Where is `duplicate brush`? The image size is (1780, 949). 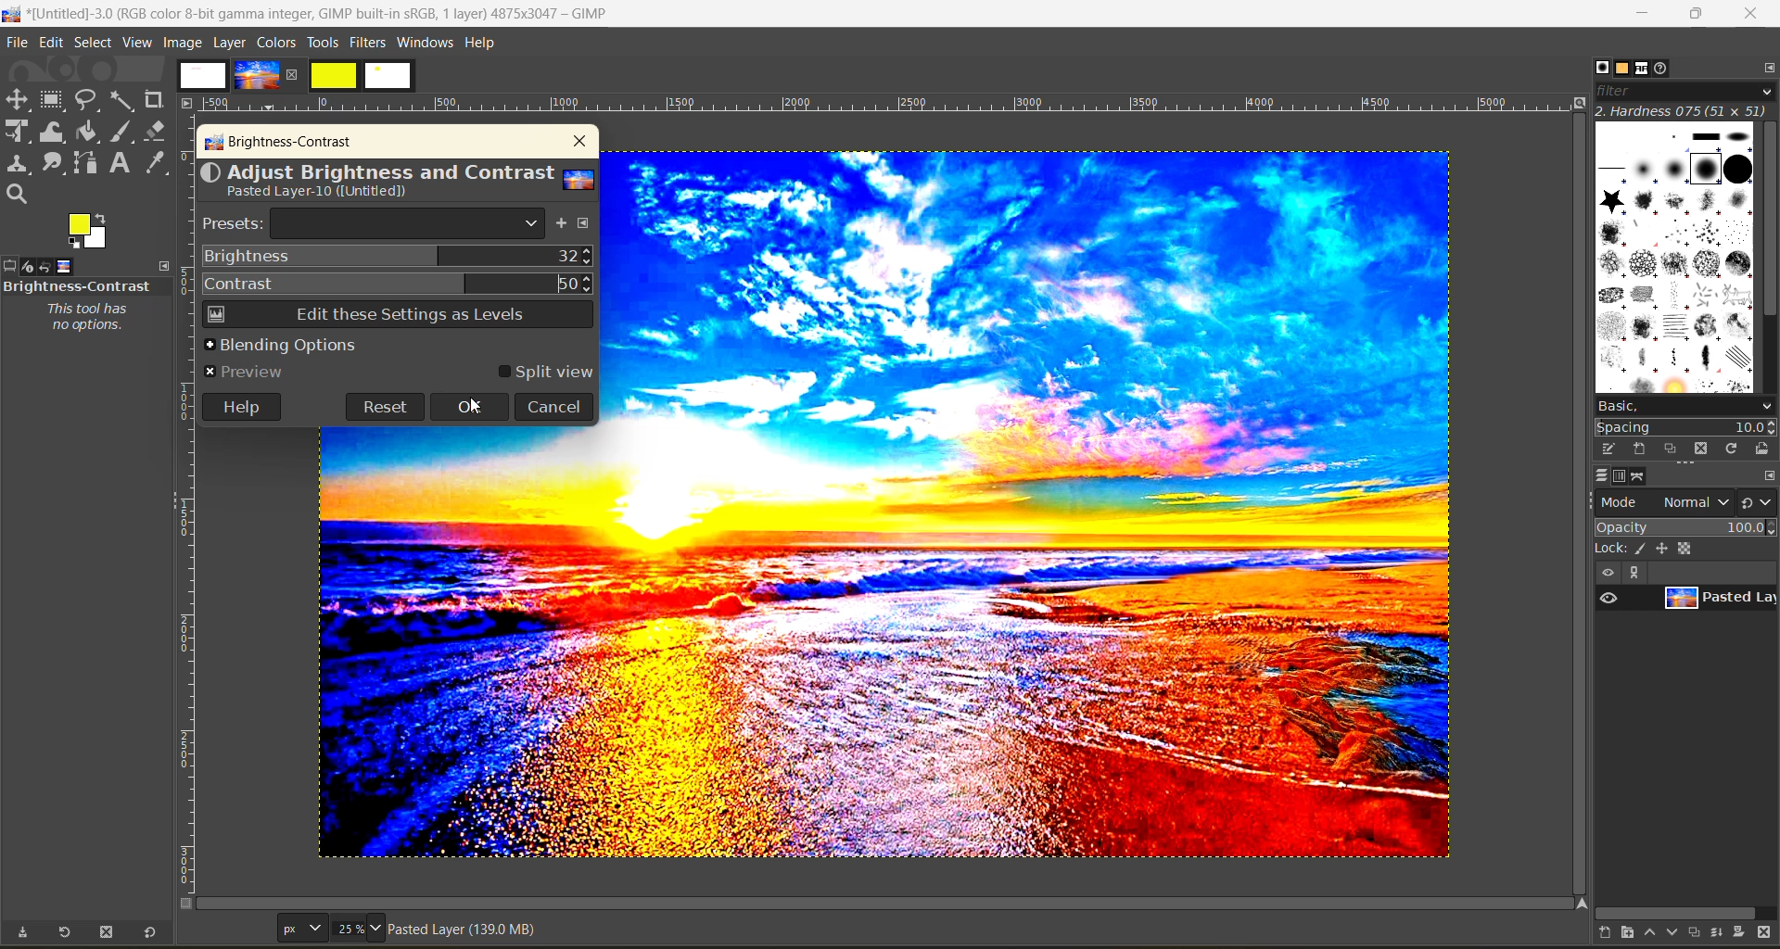 duplicate brush is located at coordinates (1672, 449).